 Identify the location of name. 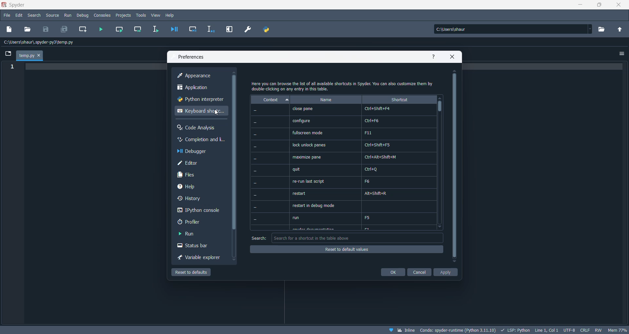
(326, 99).